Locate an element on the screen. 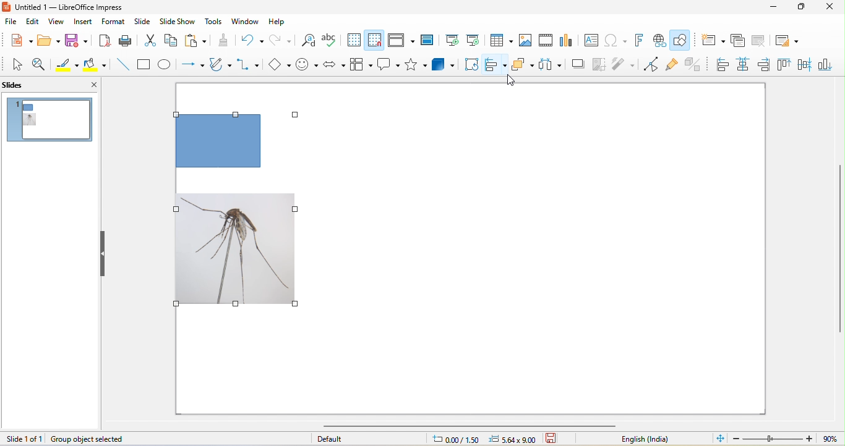  slide is located at coordinates (145, 22).